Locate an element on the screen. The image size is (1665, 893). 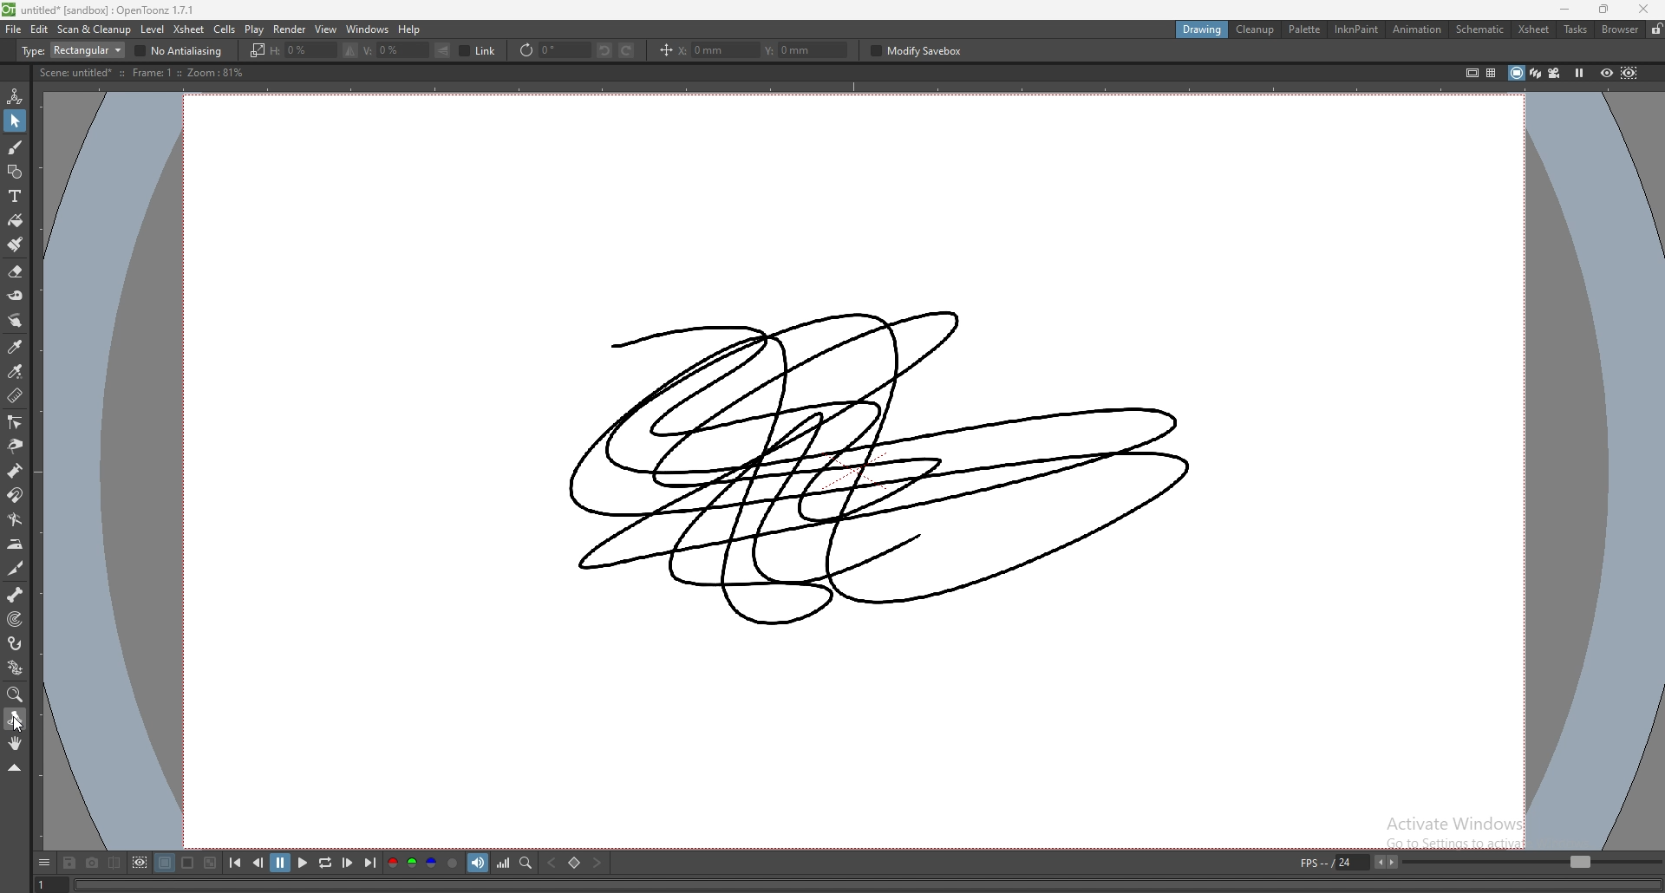
type tool is located at coordinates (15, 195).